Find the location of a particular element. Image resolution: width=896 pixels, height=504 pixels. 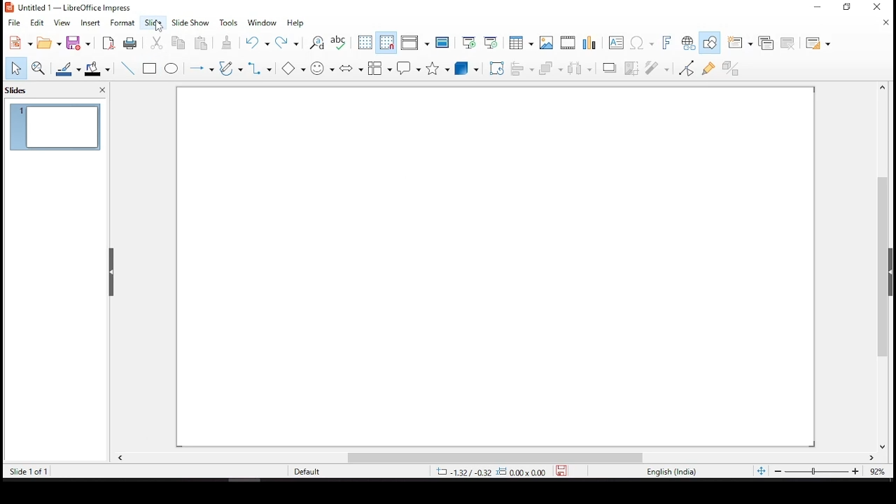

copy is located at coordinates (178, 43).